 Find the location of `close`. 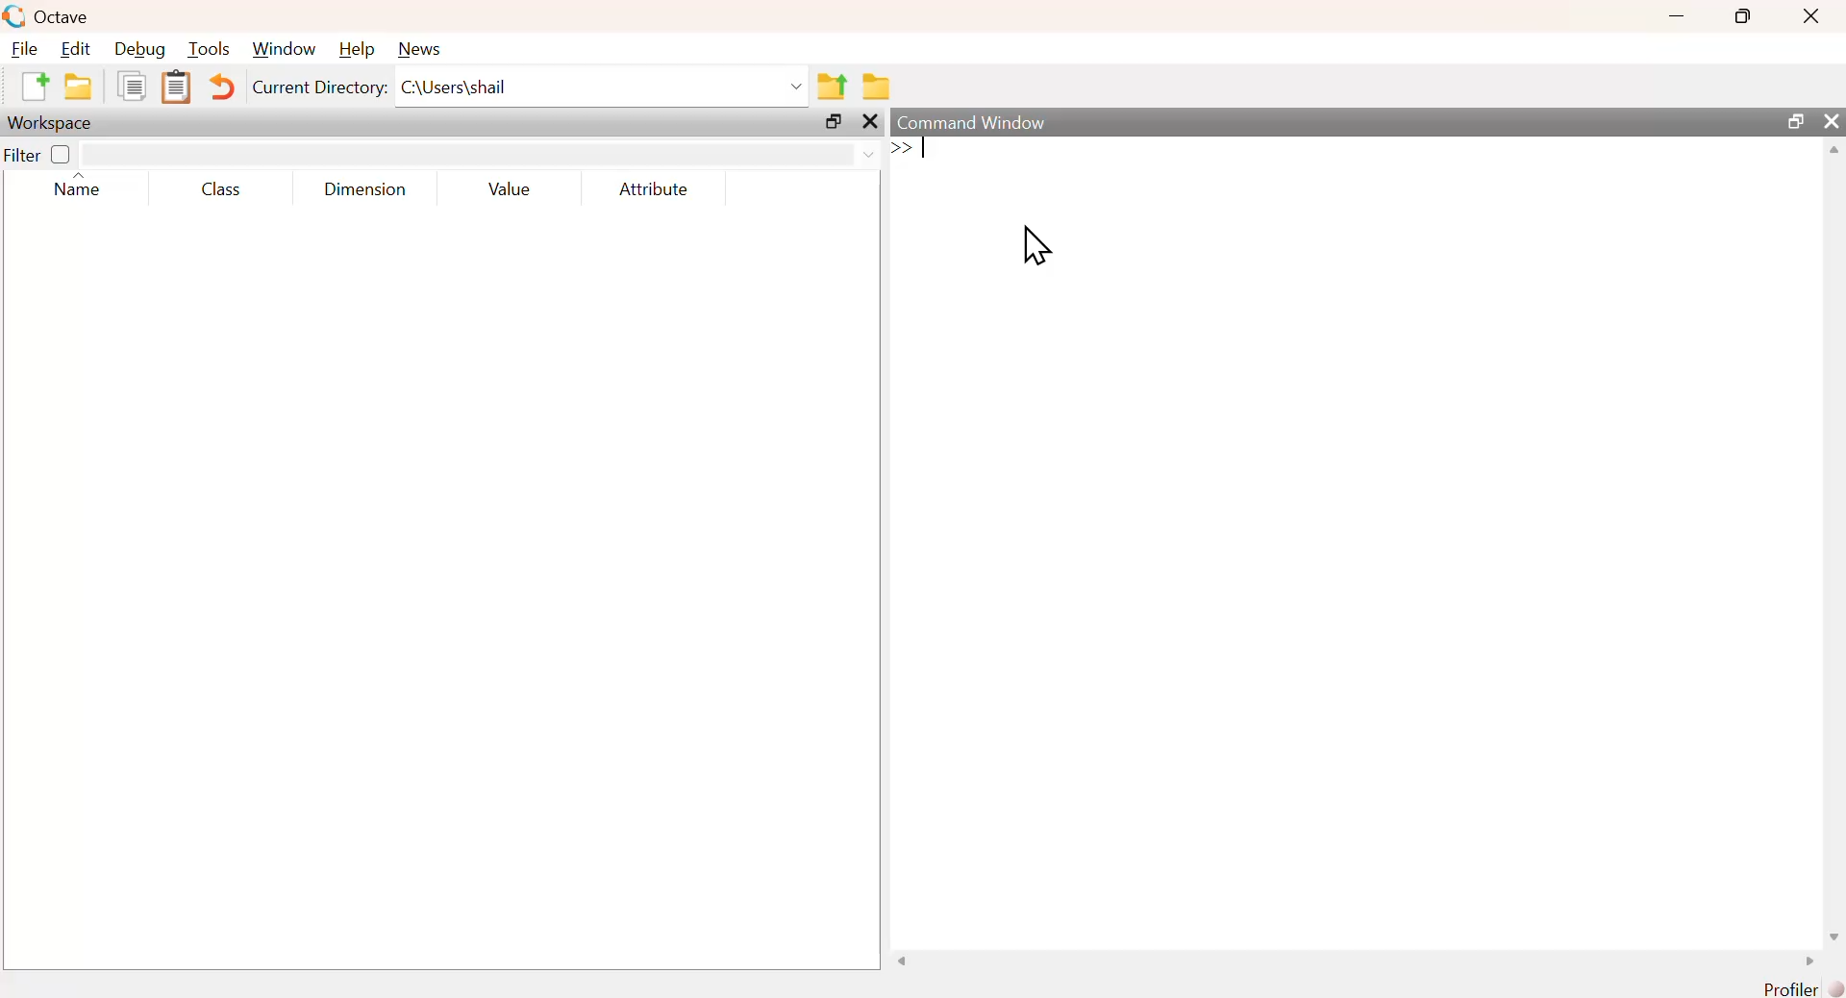

close is located at coordinates (1832, 120).